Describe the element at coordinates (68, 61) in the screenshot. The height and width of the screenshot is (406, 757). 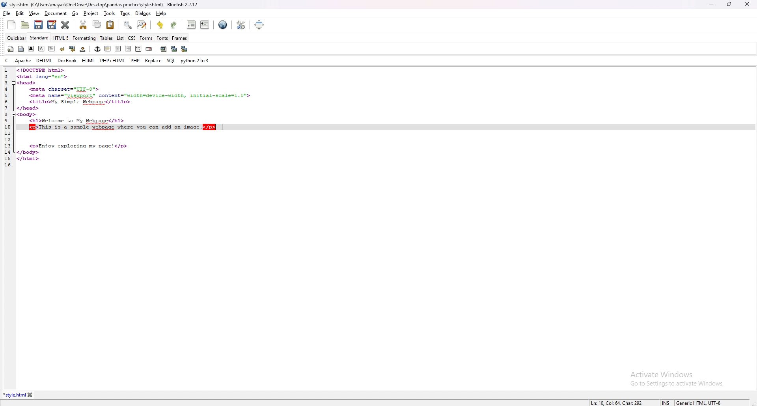
I see `docbook` at that location.